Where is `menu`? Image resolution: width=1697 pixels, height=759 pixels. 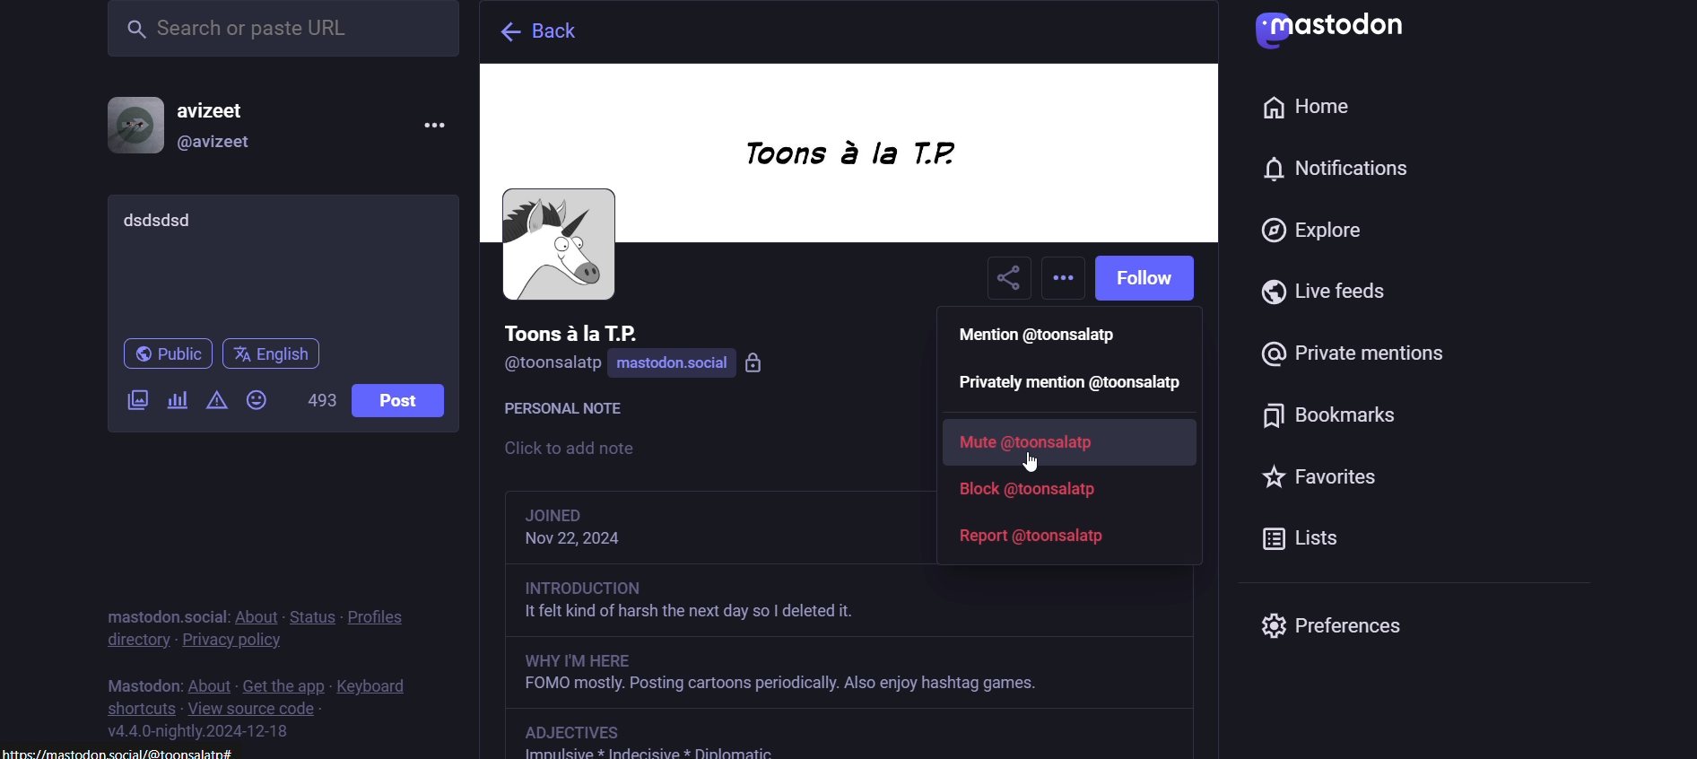 menu is located at coordinates (1066, 280).